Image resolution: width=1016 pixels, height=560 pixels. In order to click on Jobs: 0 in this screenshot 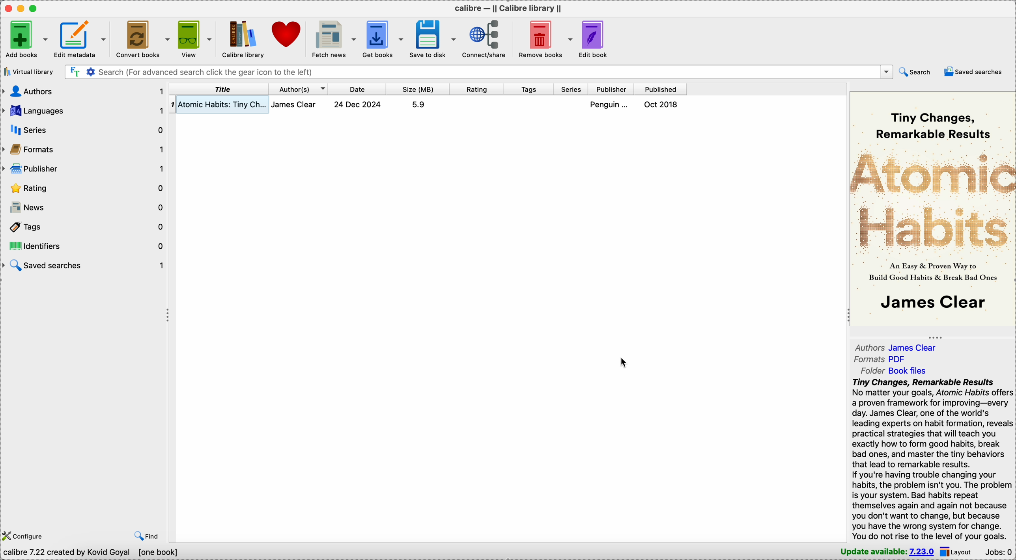, I will do `click(999, 551)`.